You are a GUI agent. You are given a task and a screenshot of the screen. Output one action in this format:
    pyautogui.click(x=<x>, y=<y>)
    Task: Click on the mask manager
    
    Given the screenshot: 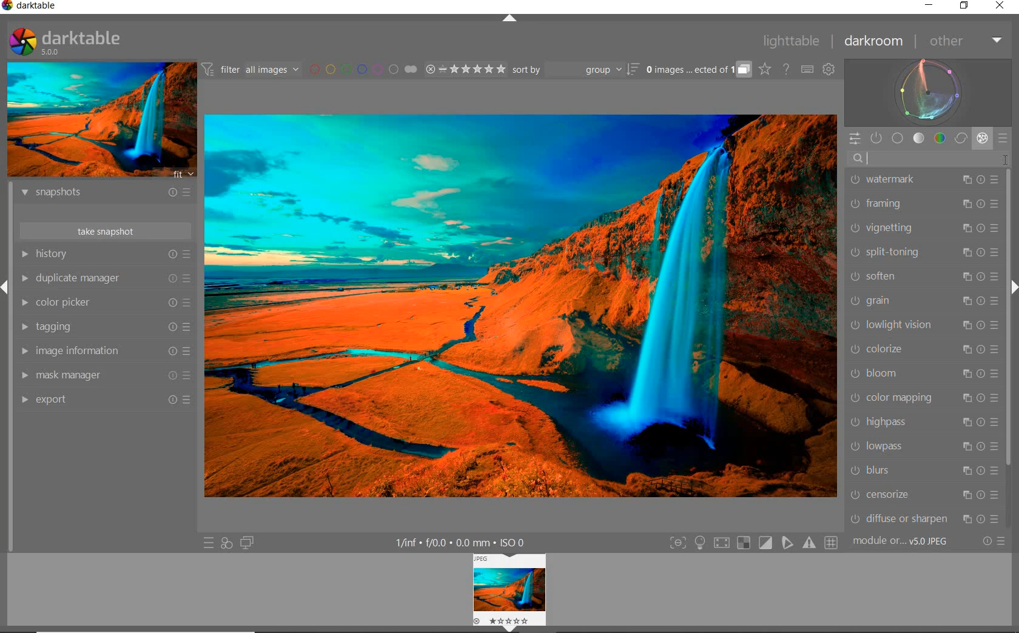 What is the action you would take?
    pyautogui.click(x=106, y=376)
    